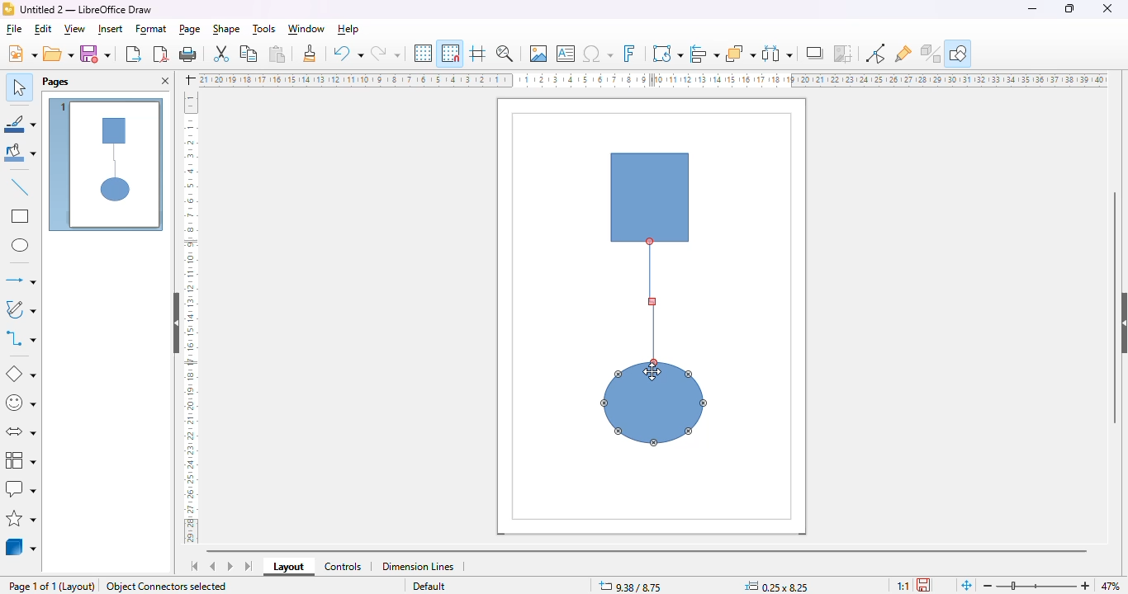 The image size is (1128, 594). What do you see at coordinates (344, 567) in the screenshot?
I see `controls` at bounding box center [344, 567].